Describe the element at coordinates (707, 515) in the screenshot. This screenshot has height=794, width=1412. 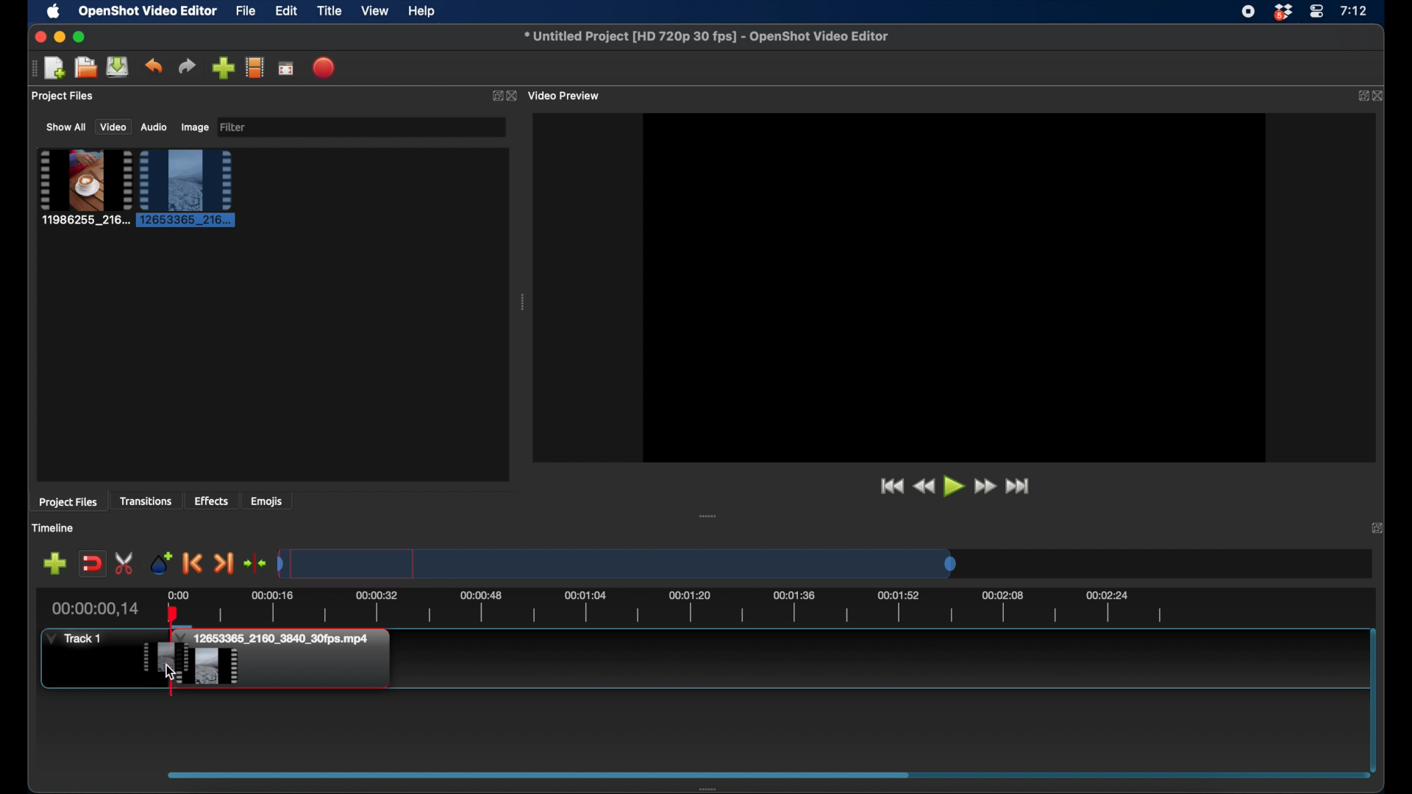
I see `drag handle` at that location.